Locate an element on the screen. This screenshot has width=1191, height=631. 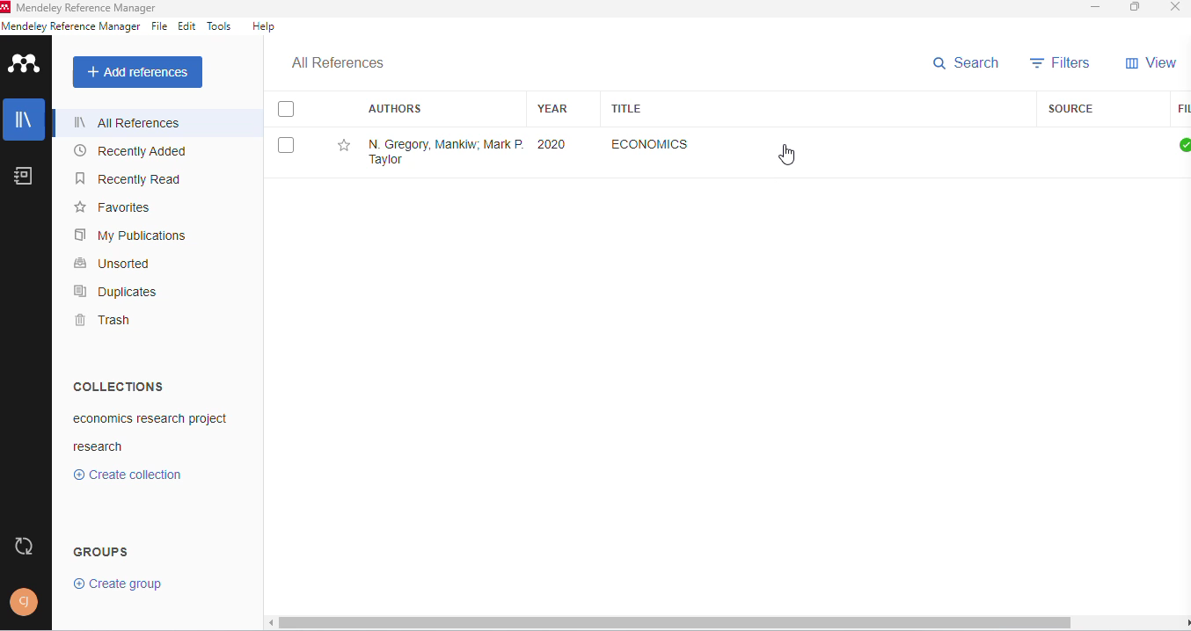
create group is located at coordinates (119, 584).